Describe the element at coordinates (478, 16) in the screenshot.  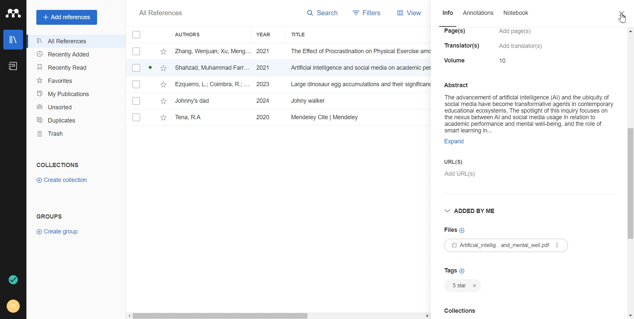
I see `Annotations` at that location.